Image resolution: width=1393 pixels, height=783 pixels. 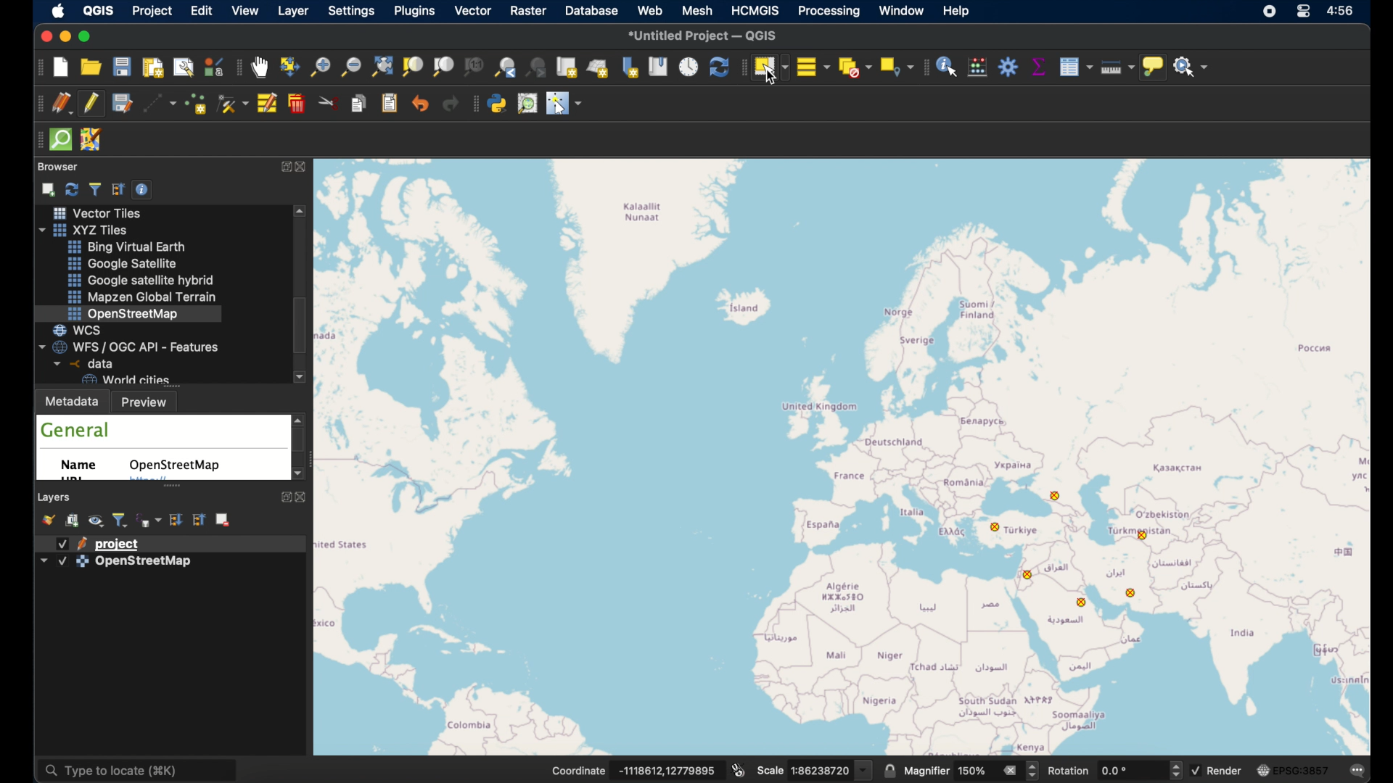 I want to click on openstreetmap, so click(x=178, y=465).